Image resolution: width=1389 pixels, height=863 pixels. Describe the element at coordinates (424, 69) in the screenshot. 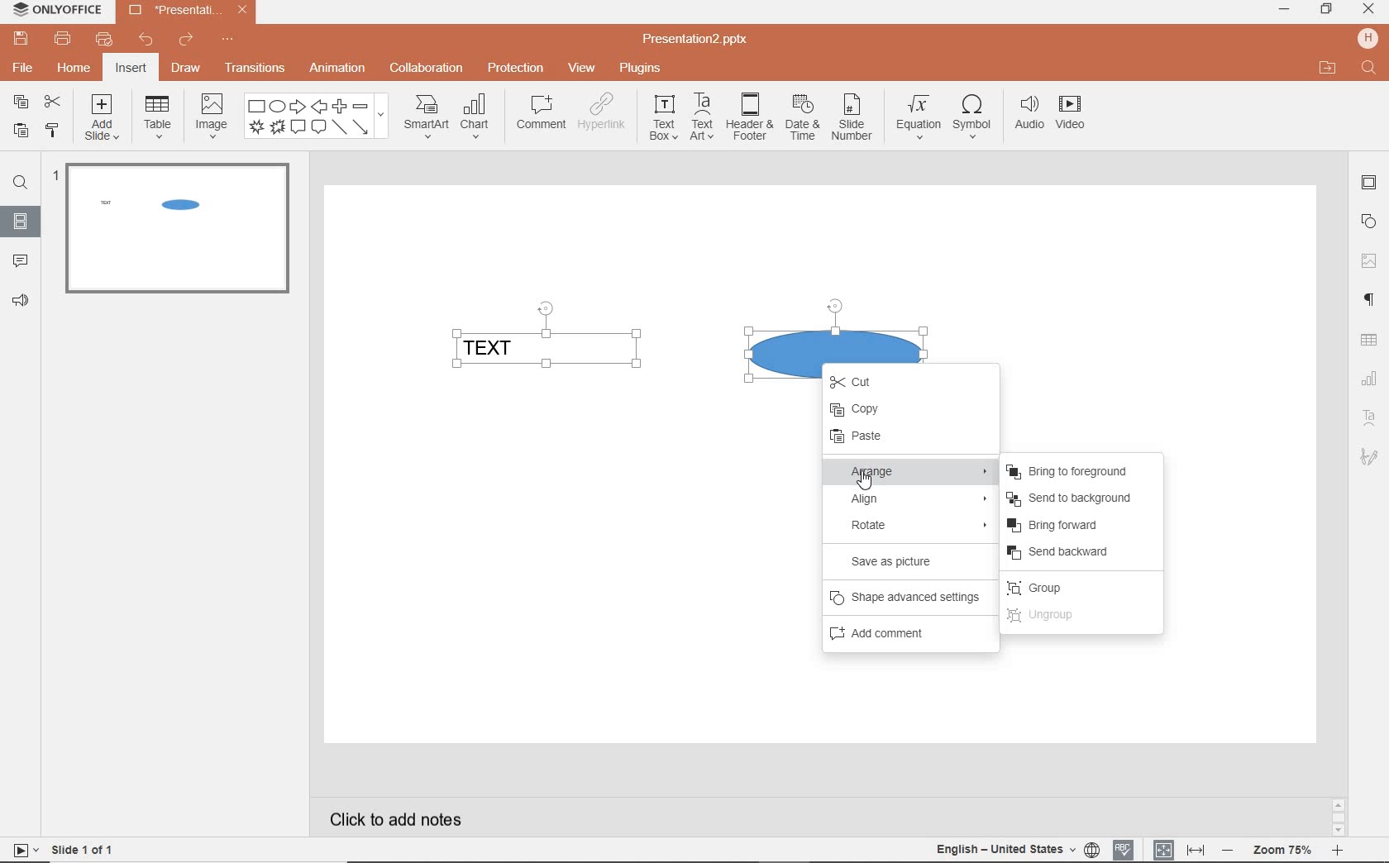

I see `collaboration` at that location.